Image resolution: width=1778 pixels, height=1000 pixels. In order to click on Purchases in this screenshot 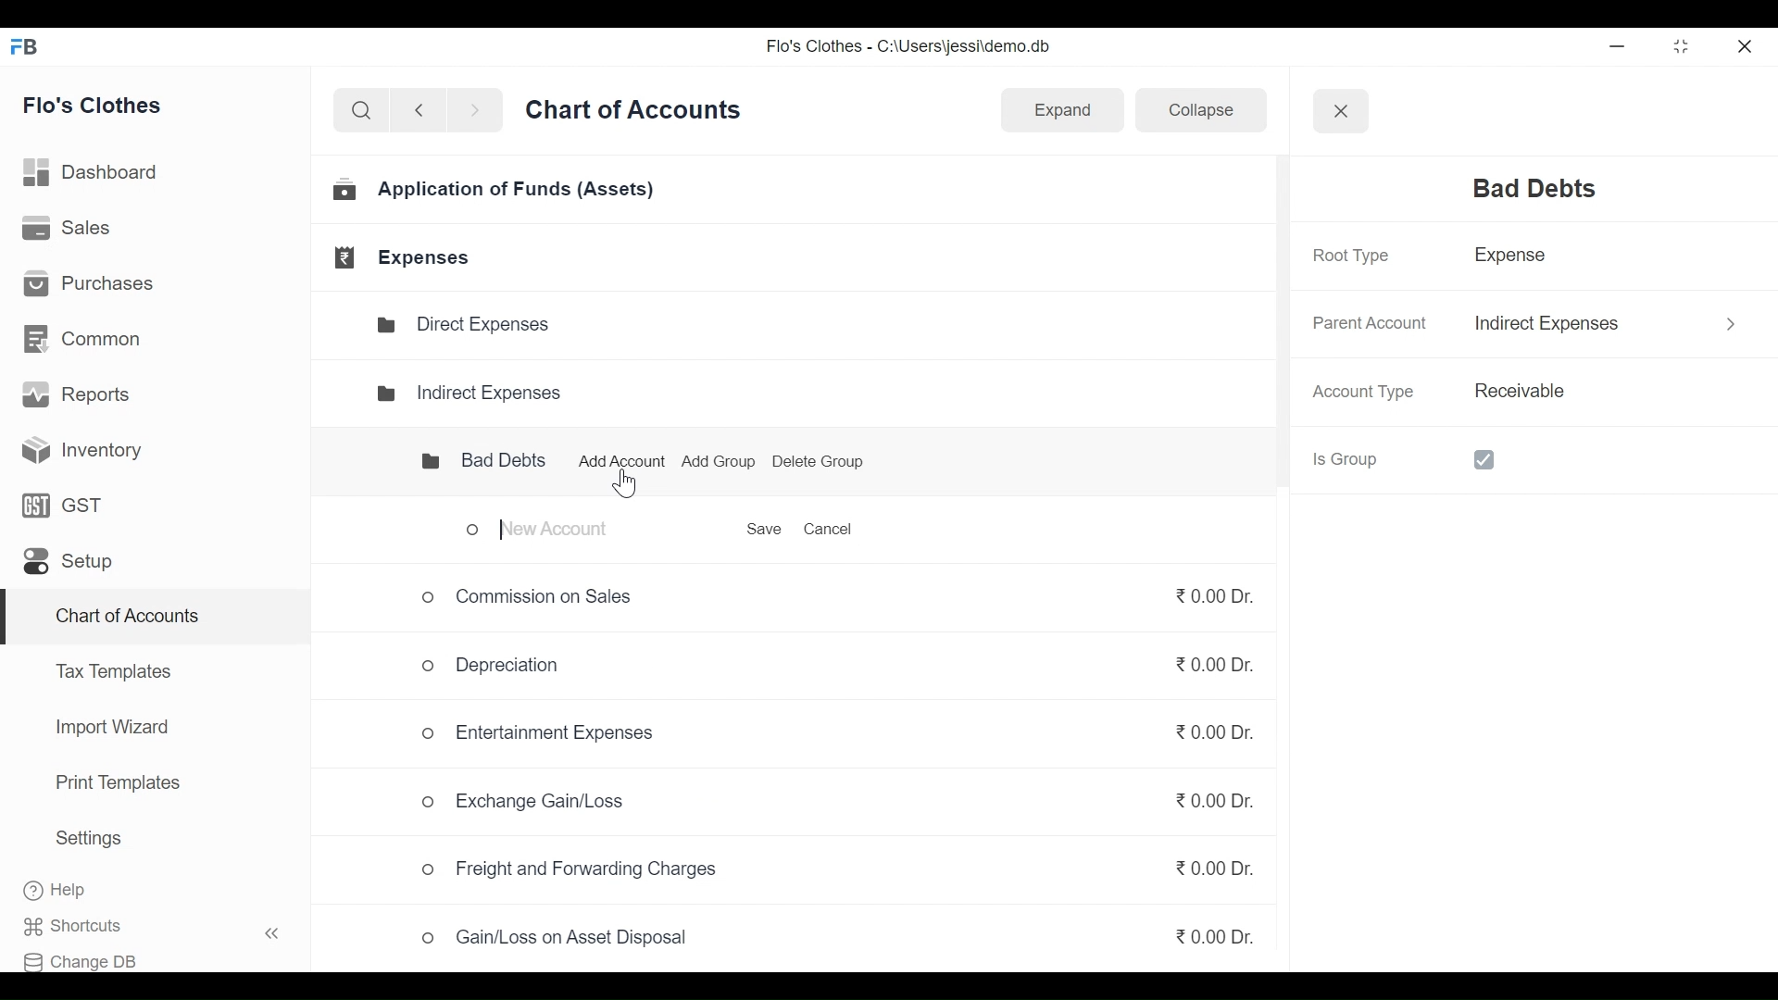, I will do `click(94, 286)`.